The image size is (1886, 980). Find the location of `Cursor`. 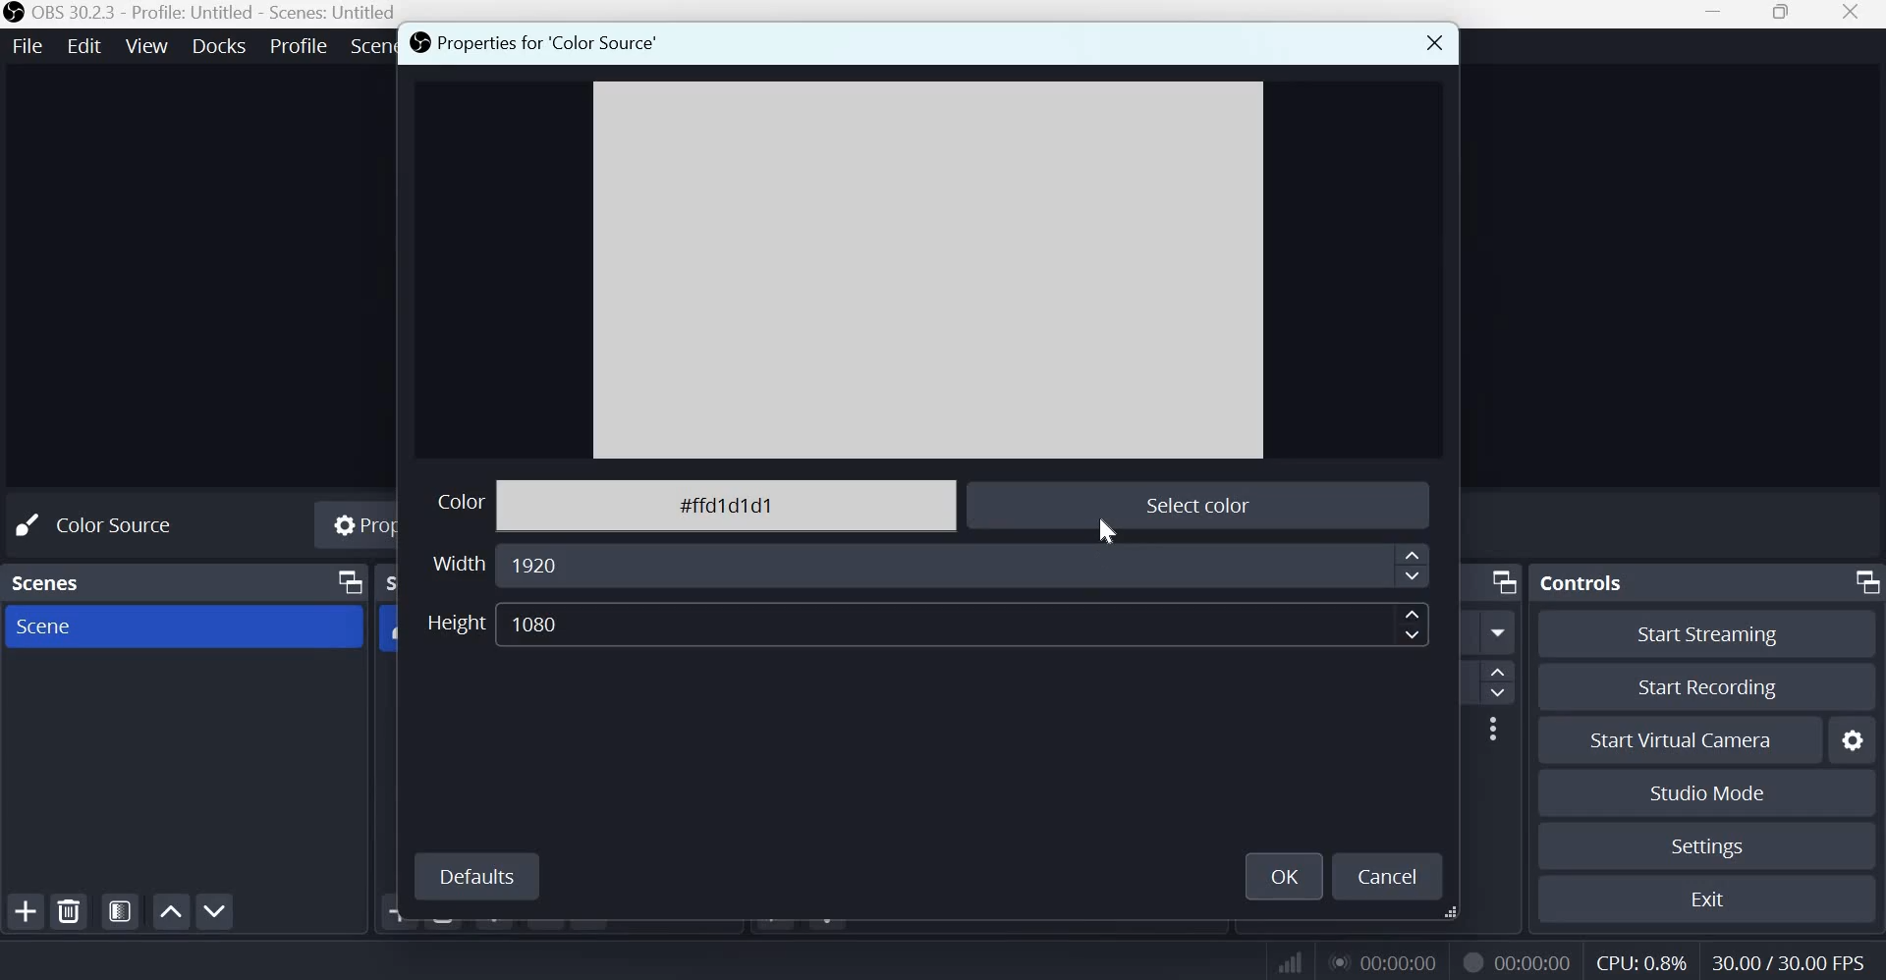

Cursor is located at coordinates (1106, 527).